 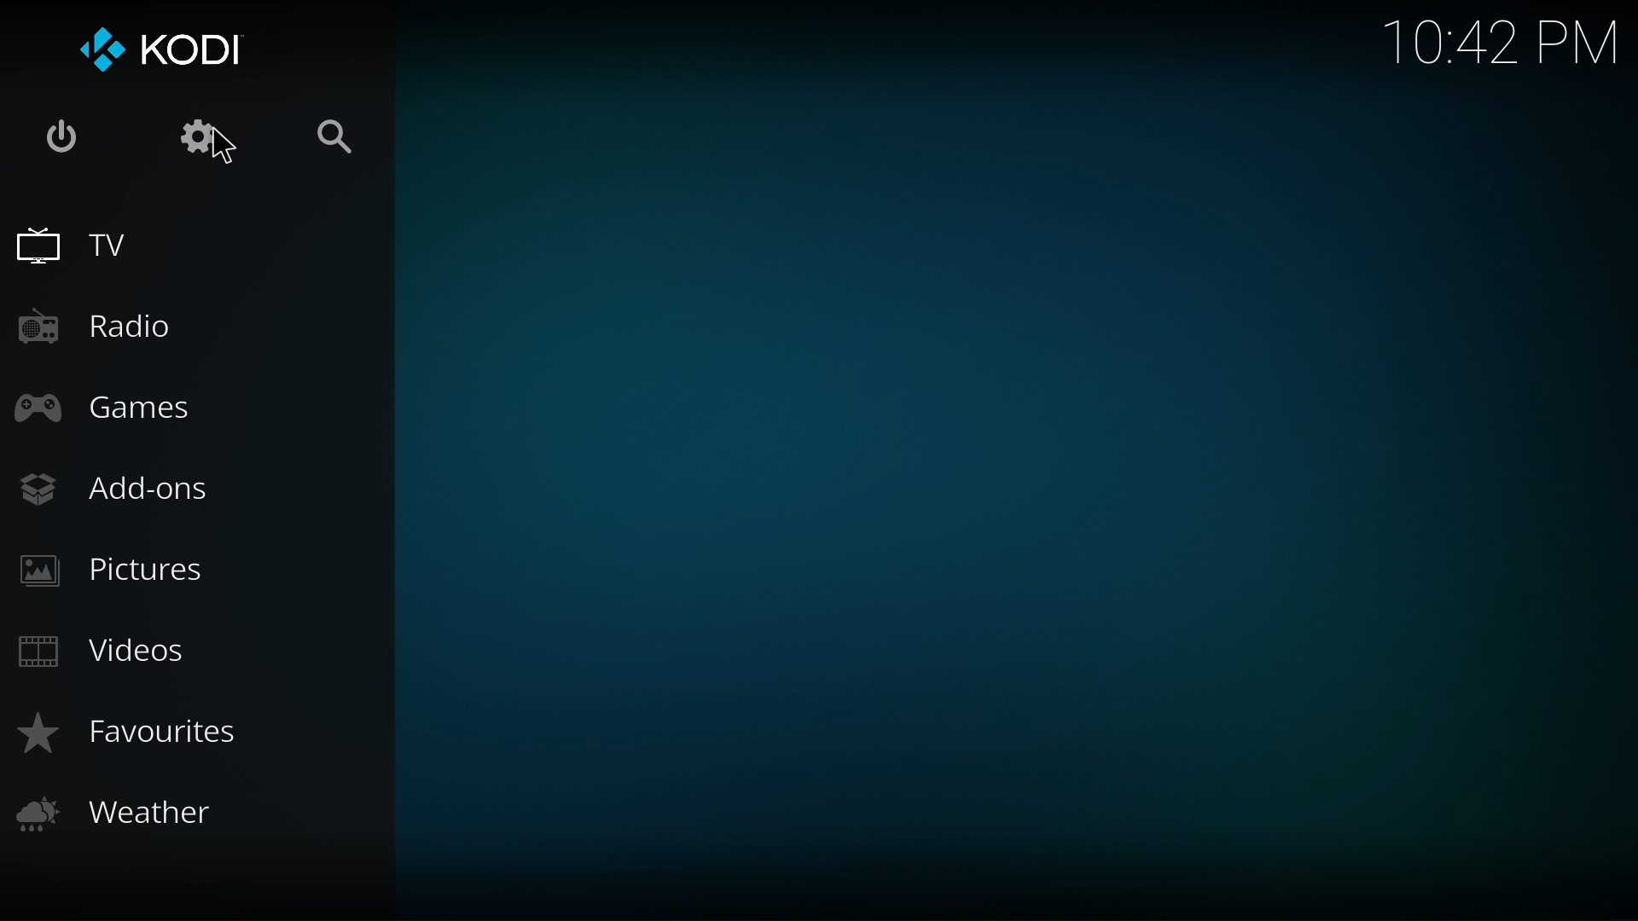 I want to click on search, so click(x=345, y=133).